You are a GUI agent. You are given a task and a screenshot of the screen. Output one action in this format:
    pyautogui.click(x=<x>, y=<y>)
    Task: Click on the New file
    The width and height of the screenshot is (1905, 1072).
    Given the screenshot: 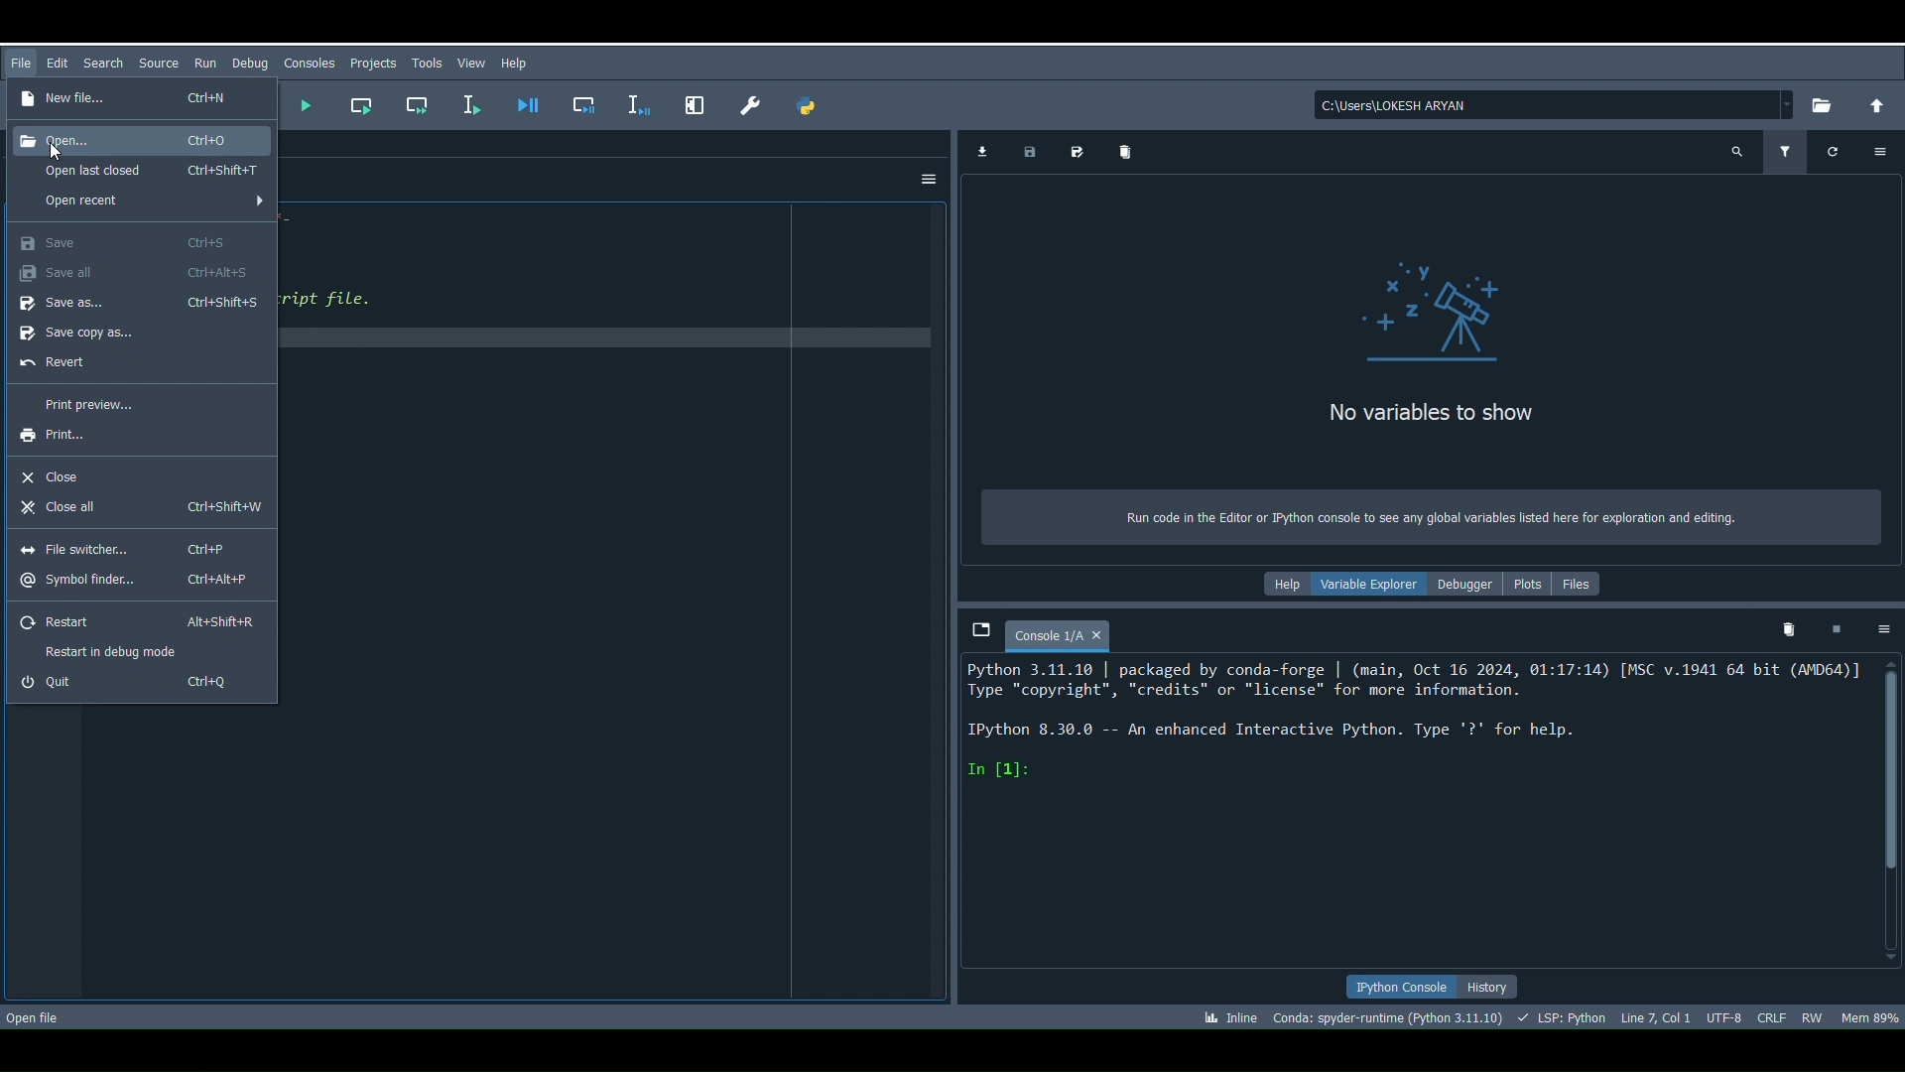 What is the action you would take?
    pyautogui.click(x=127, y=95)
    